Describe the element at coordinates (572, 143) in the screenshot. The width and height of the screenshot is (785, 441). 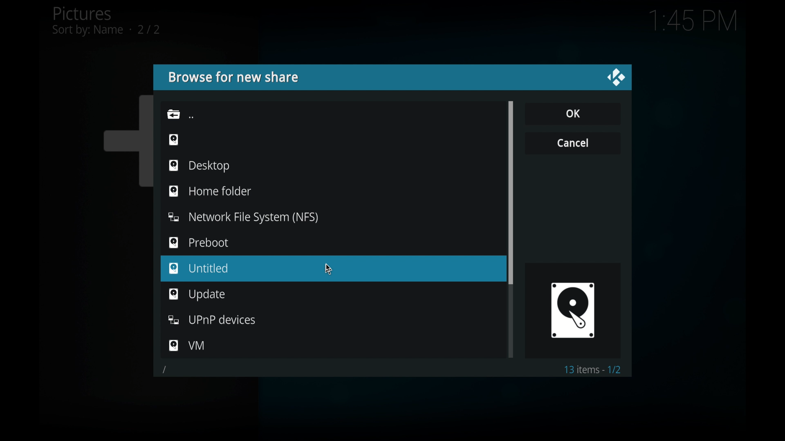
I see `cancel` at that location.